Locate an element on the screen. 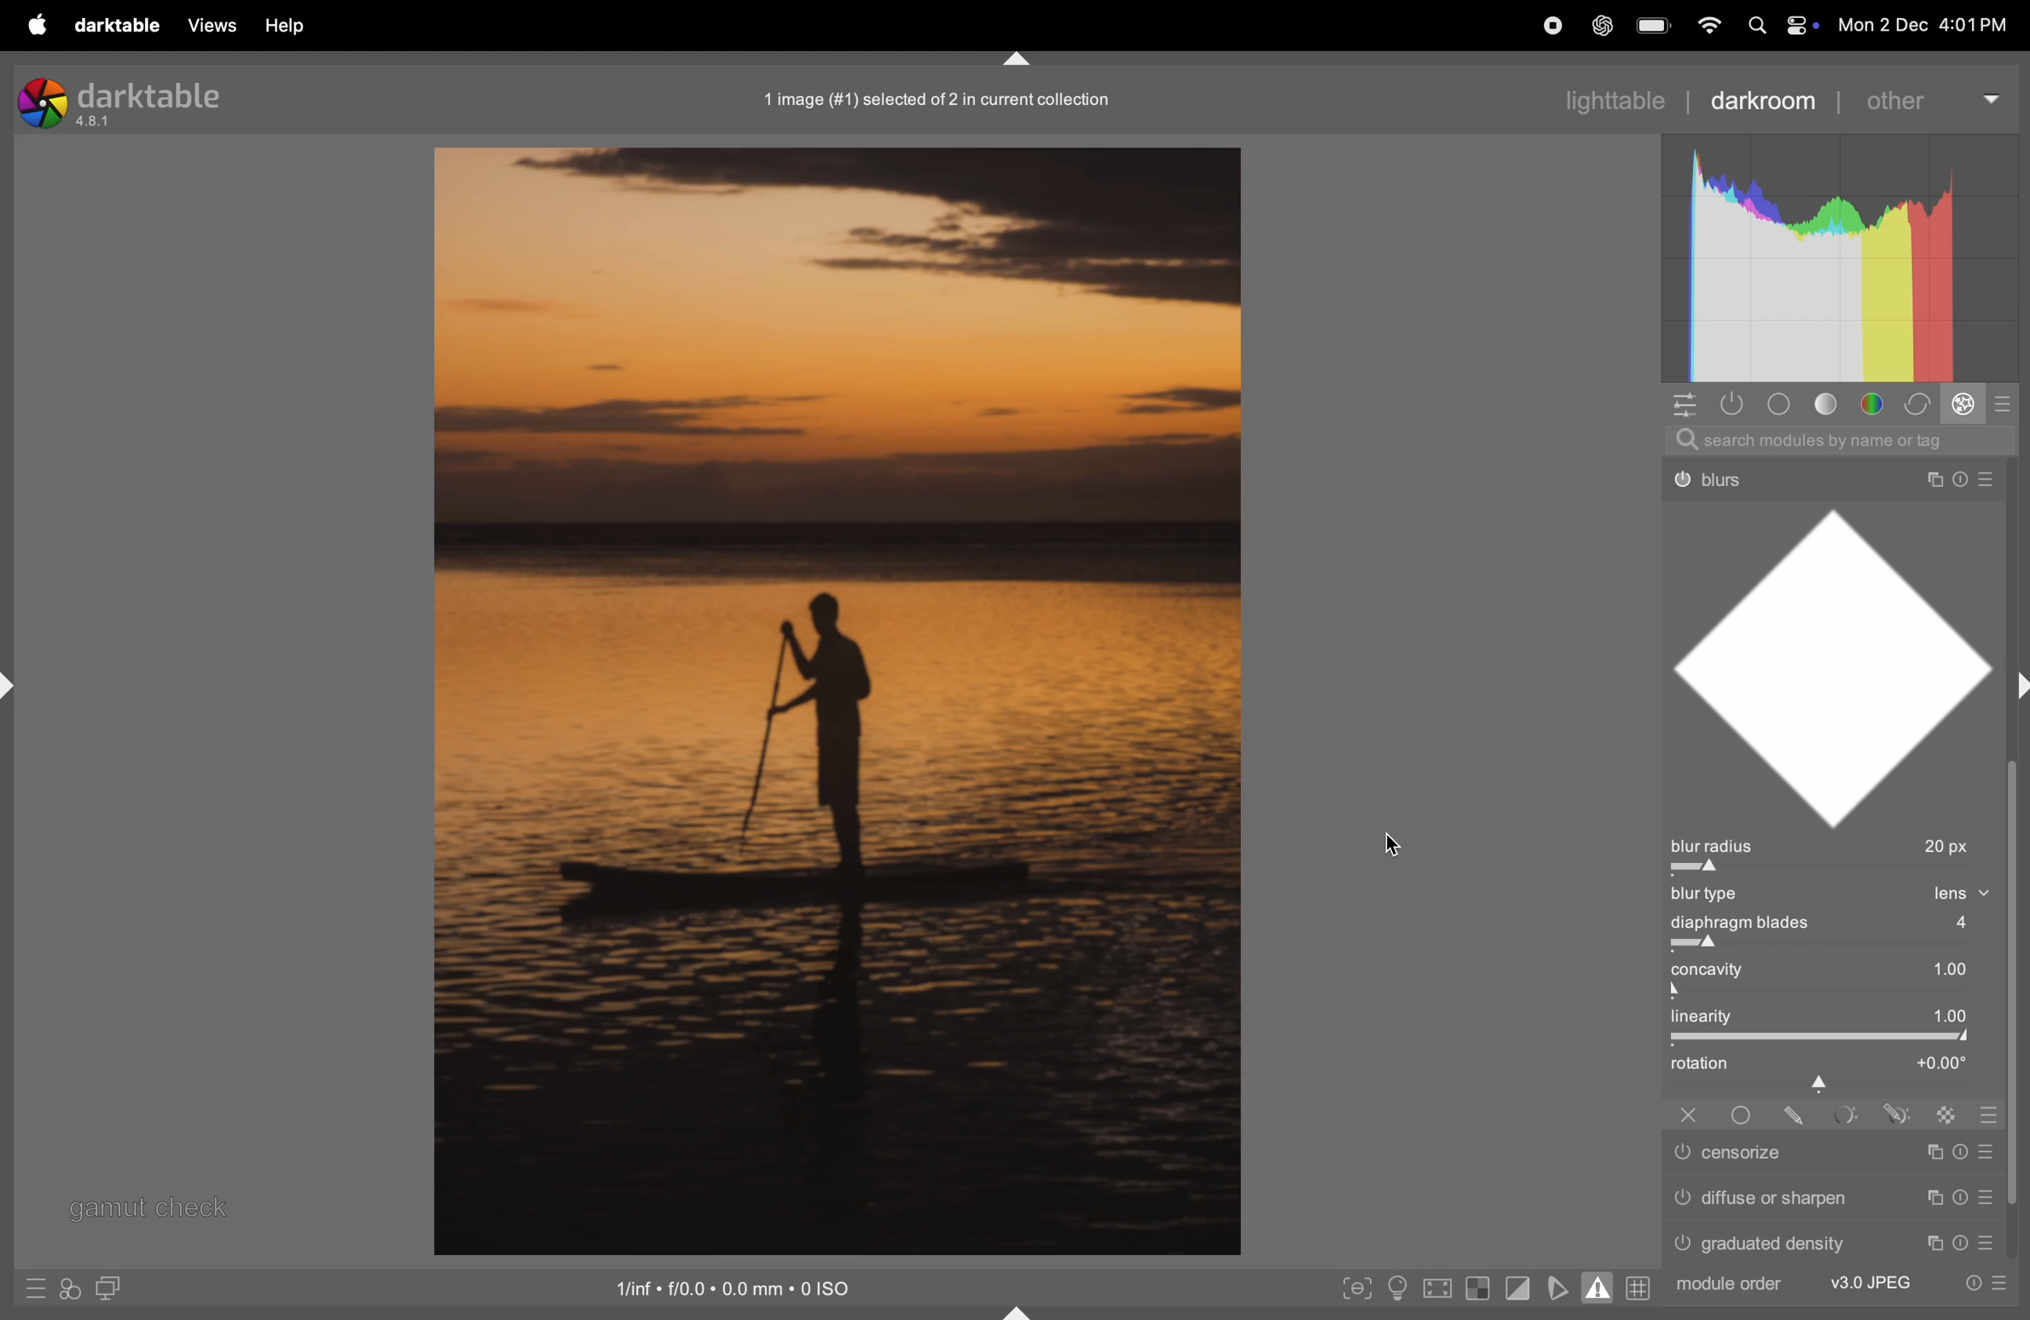 The image size is (2030, 1320). rotation is located at coordinates (1832, 1069).